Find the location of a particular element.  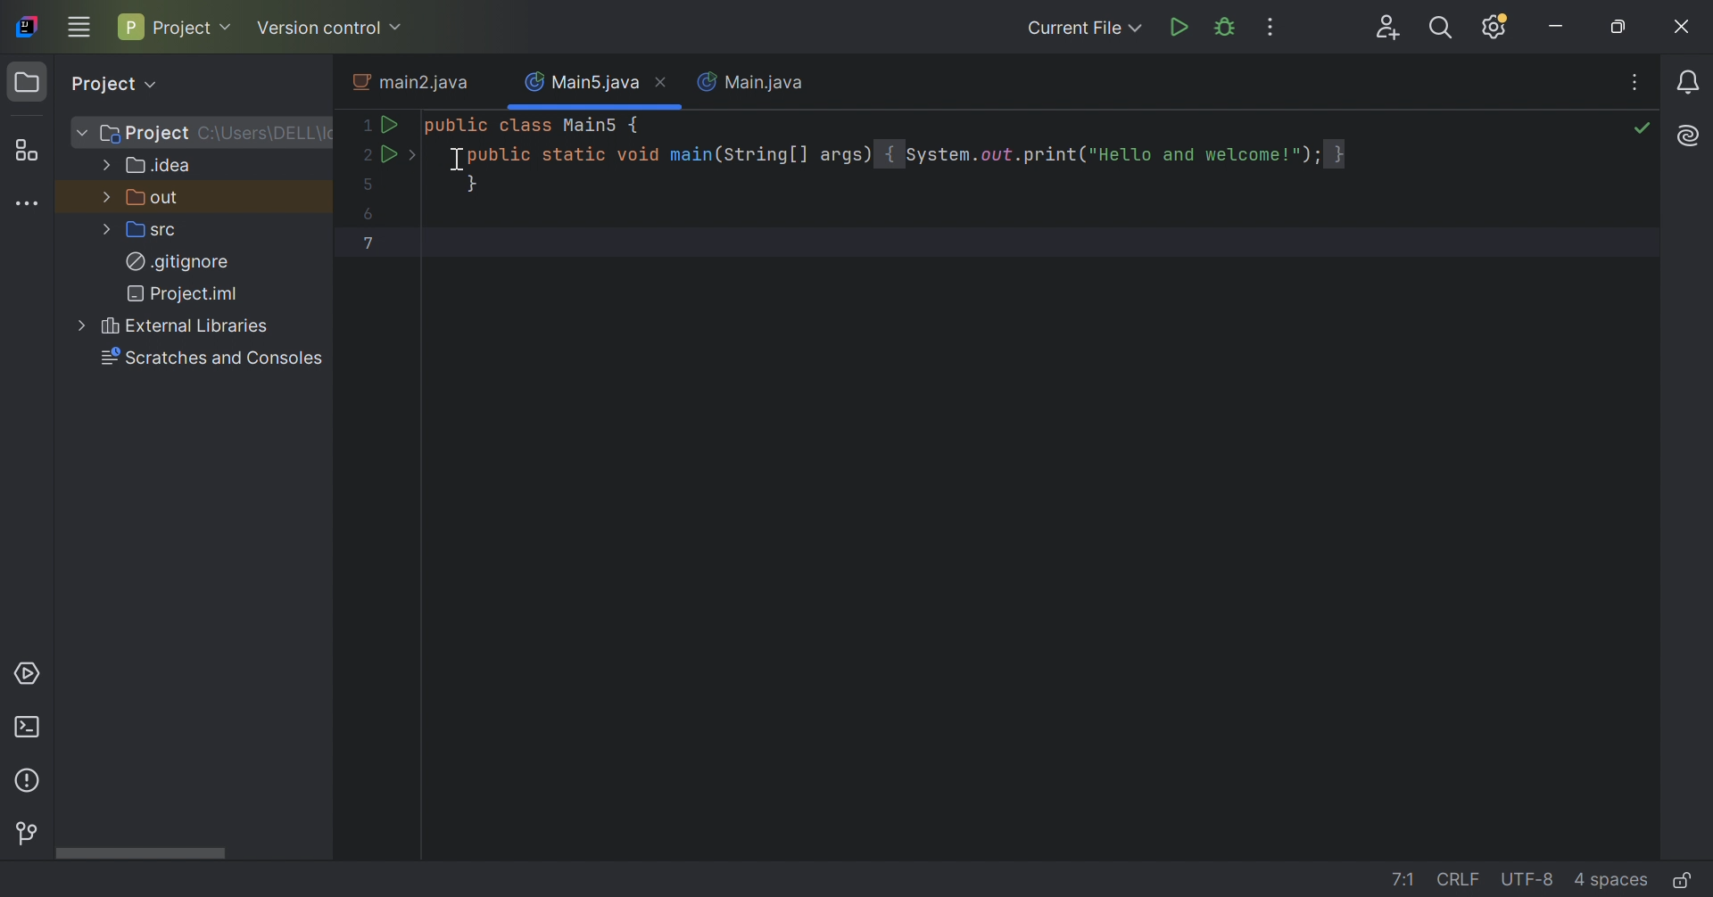

Restore down is located at coordinates (1620, 29).